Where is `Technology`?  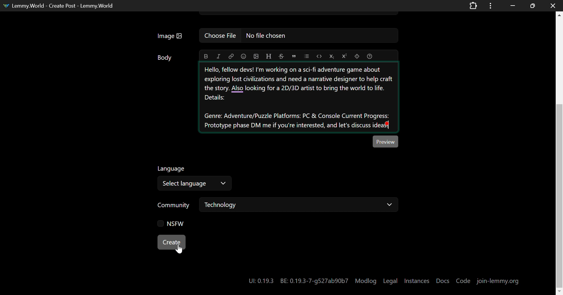
Technology is located at coordinates (300, 205).